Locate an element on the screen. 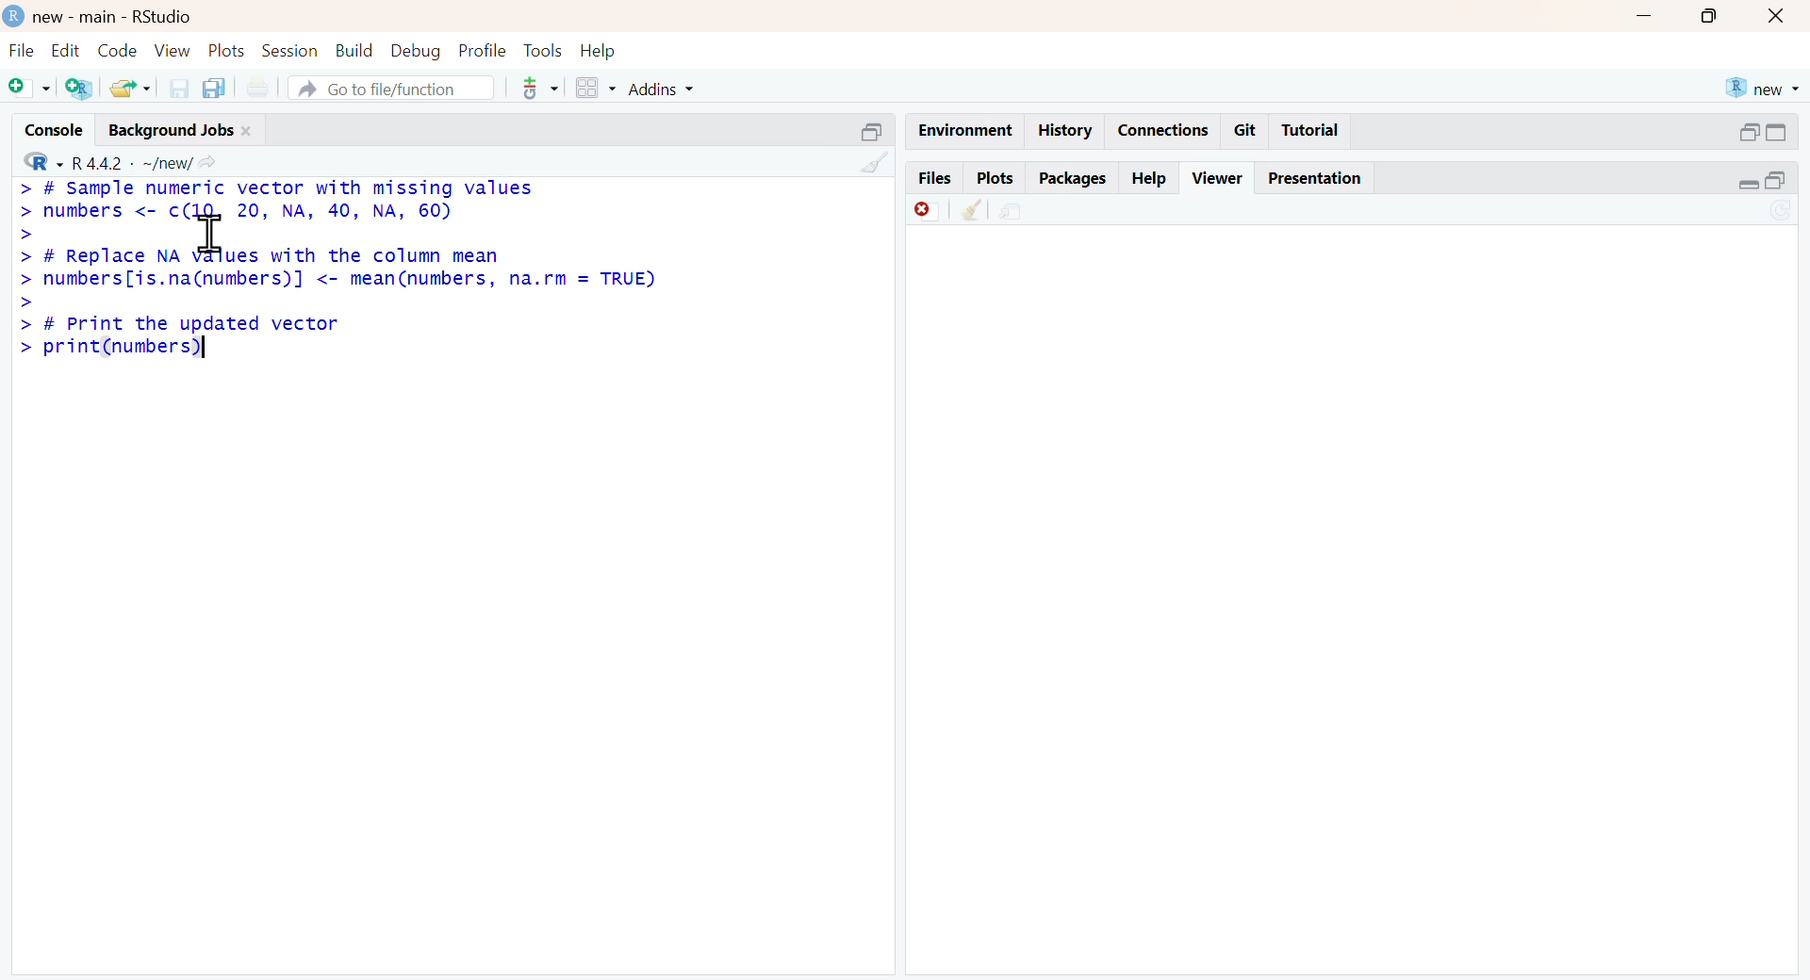  background jobs is located at coordinates (173, 132).